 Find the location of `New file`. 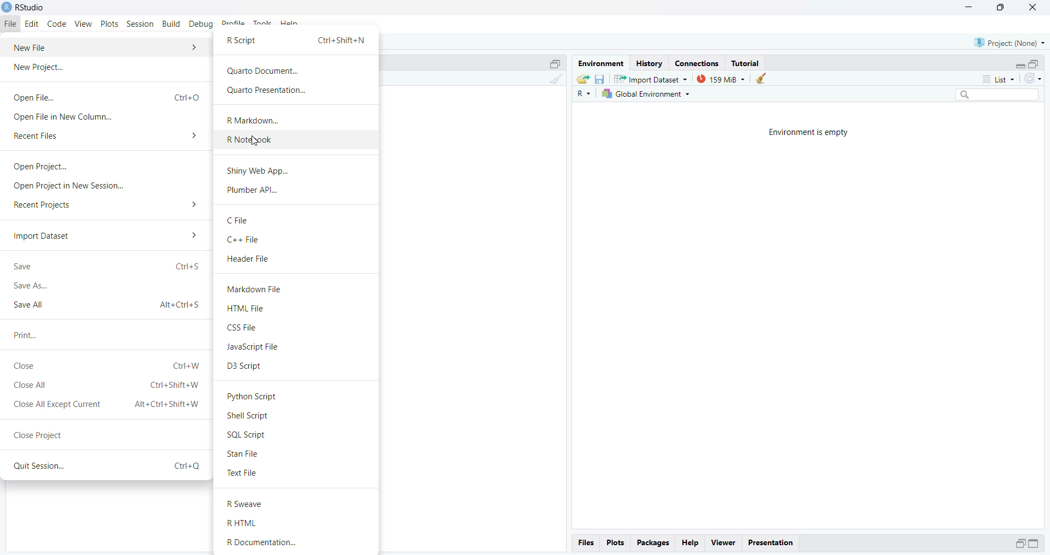

New file is located at coordinates (106, 47).